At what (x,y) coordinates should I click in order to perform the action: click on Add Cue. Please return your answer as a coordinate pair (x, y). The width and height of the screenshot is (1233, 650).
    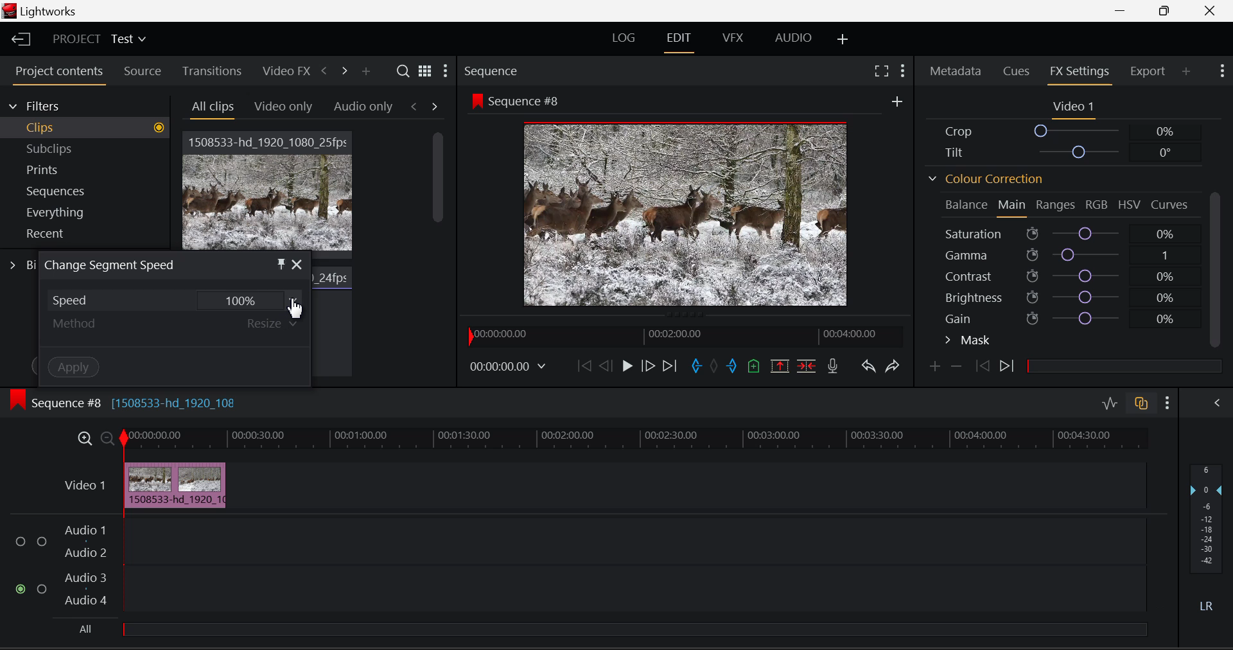
    Looking at the image, I should click on (754, 366).